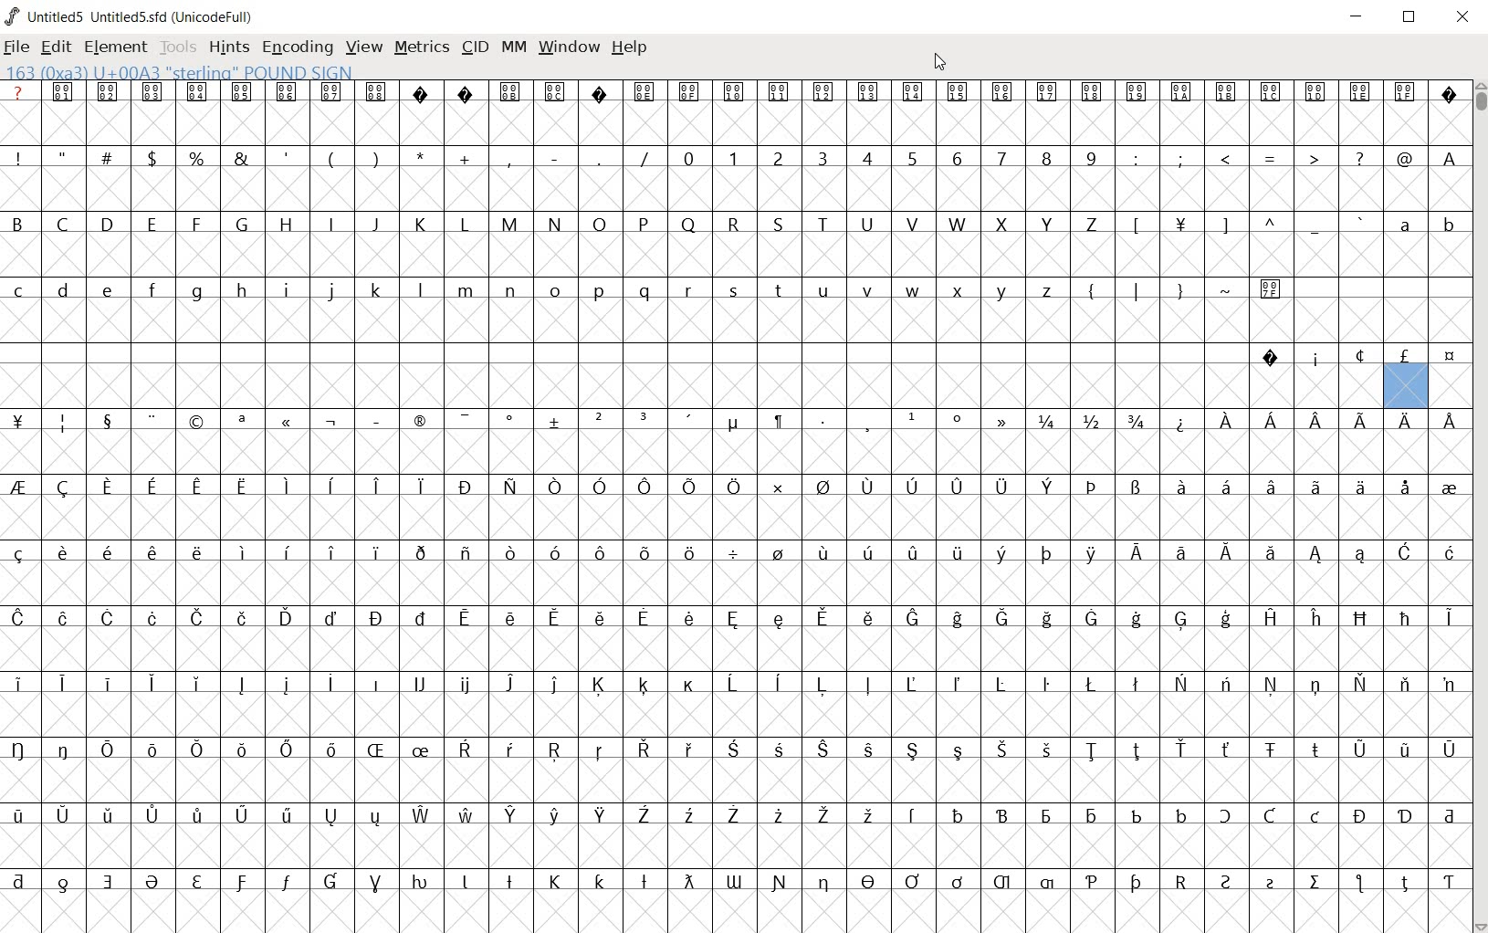 The height and width of the screenshot is (933, 1488). What do you see at coordinates (242, 552) in the screenshot?
I see `Symbol` at bounding box center [242, 552].